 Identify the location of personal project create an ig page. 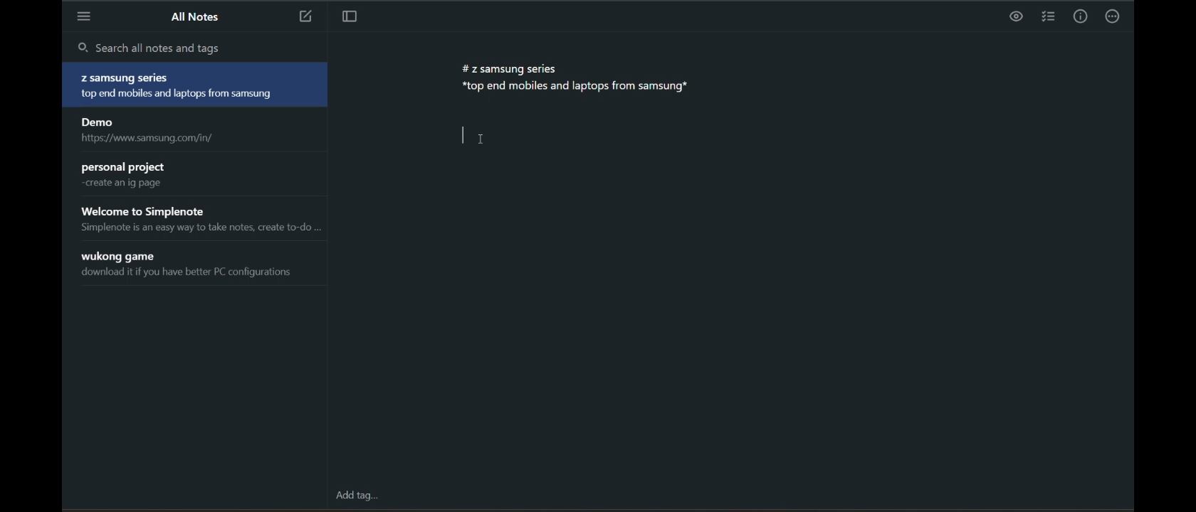
(198, 175).